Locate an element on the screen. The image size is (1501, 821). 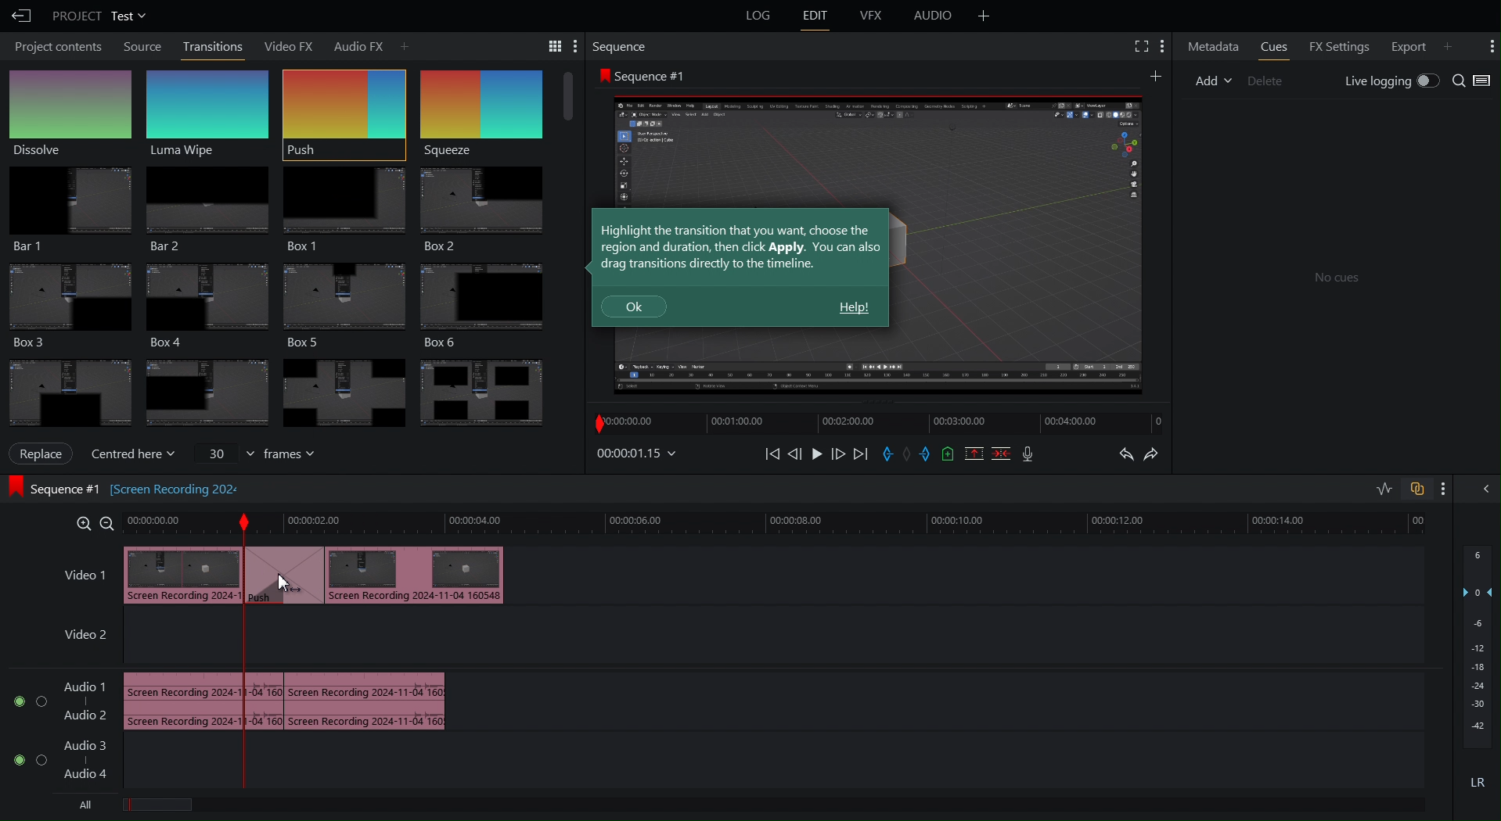
Help is located at coordinates (854, 308).